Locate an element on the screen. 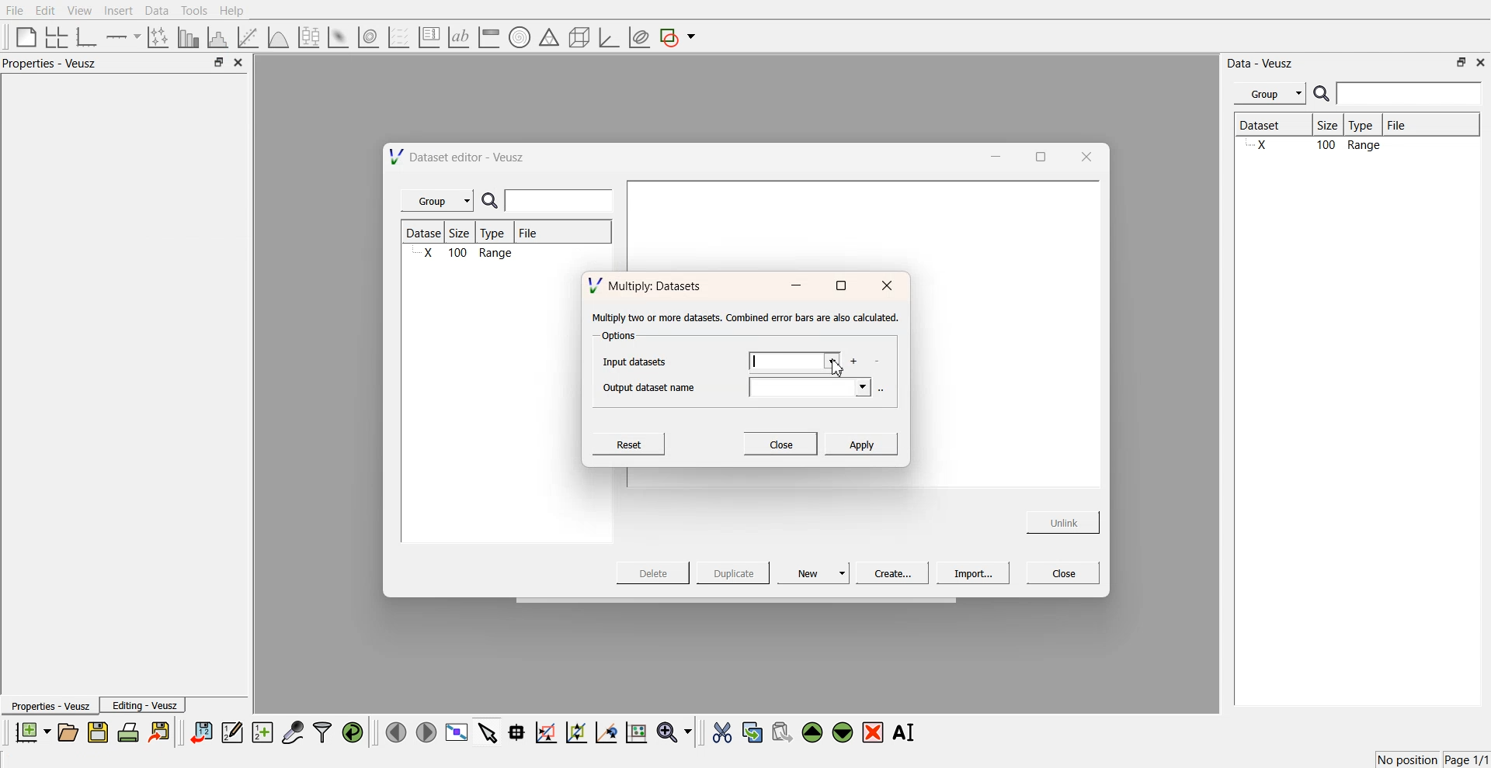  Unlink is located at coordinates (1064, 521).